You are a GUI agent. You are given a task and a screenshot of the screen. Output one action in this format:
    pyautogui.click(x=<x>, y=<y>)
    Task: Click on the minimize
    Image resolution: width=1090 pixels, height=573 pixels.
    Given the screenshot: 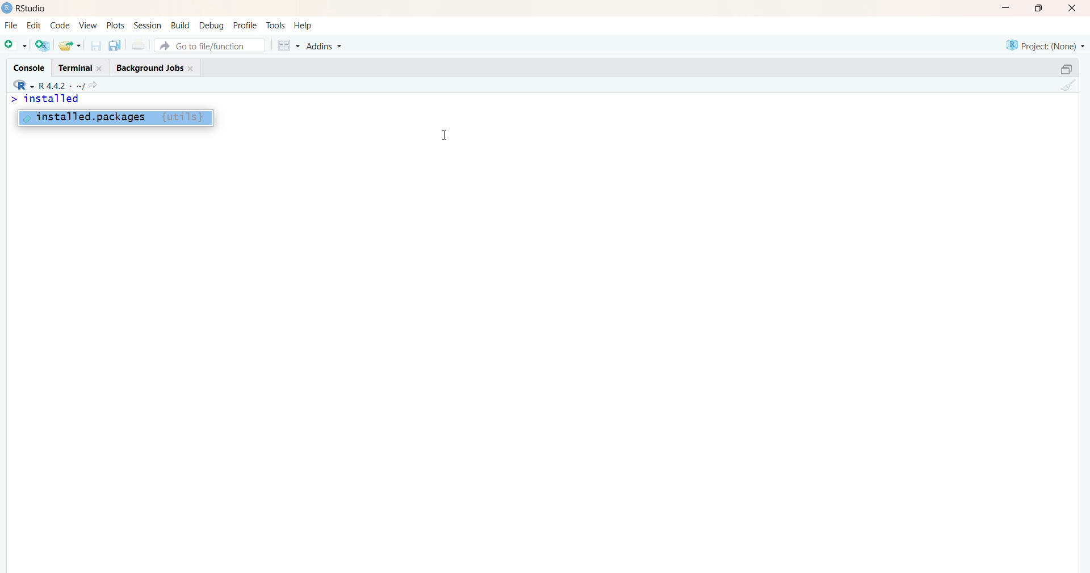 What is the action you would take?
    pyautogui.click(x=1003, y=8)
    